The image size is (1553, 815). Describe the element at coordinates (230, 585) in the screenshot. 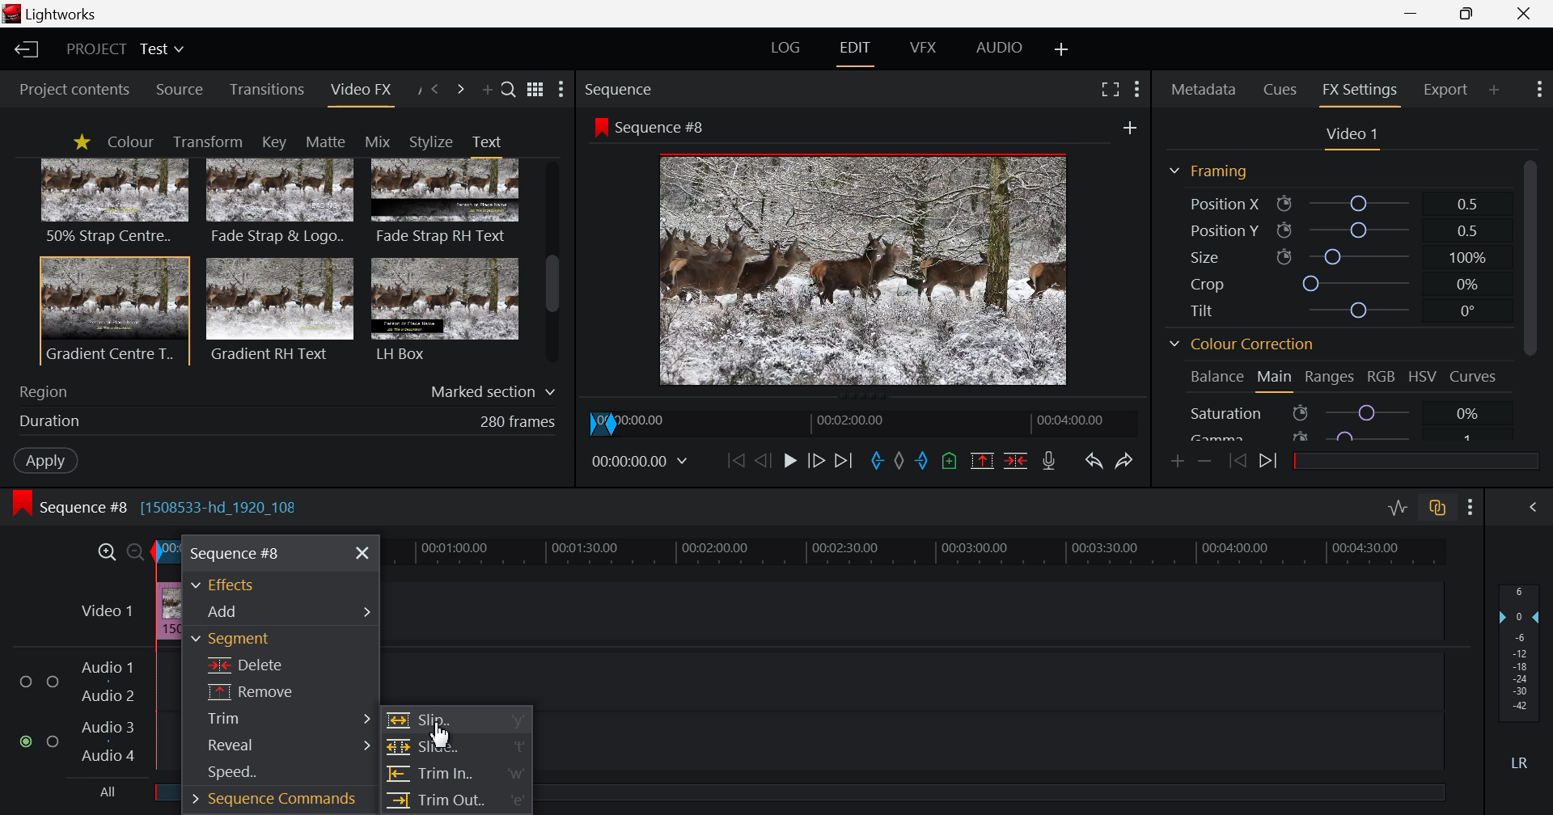

I see `Effects` at that location.